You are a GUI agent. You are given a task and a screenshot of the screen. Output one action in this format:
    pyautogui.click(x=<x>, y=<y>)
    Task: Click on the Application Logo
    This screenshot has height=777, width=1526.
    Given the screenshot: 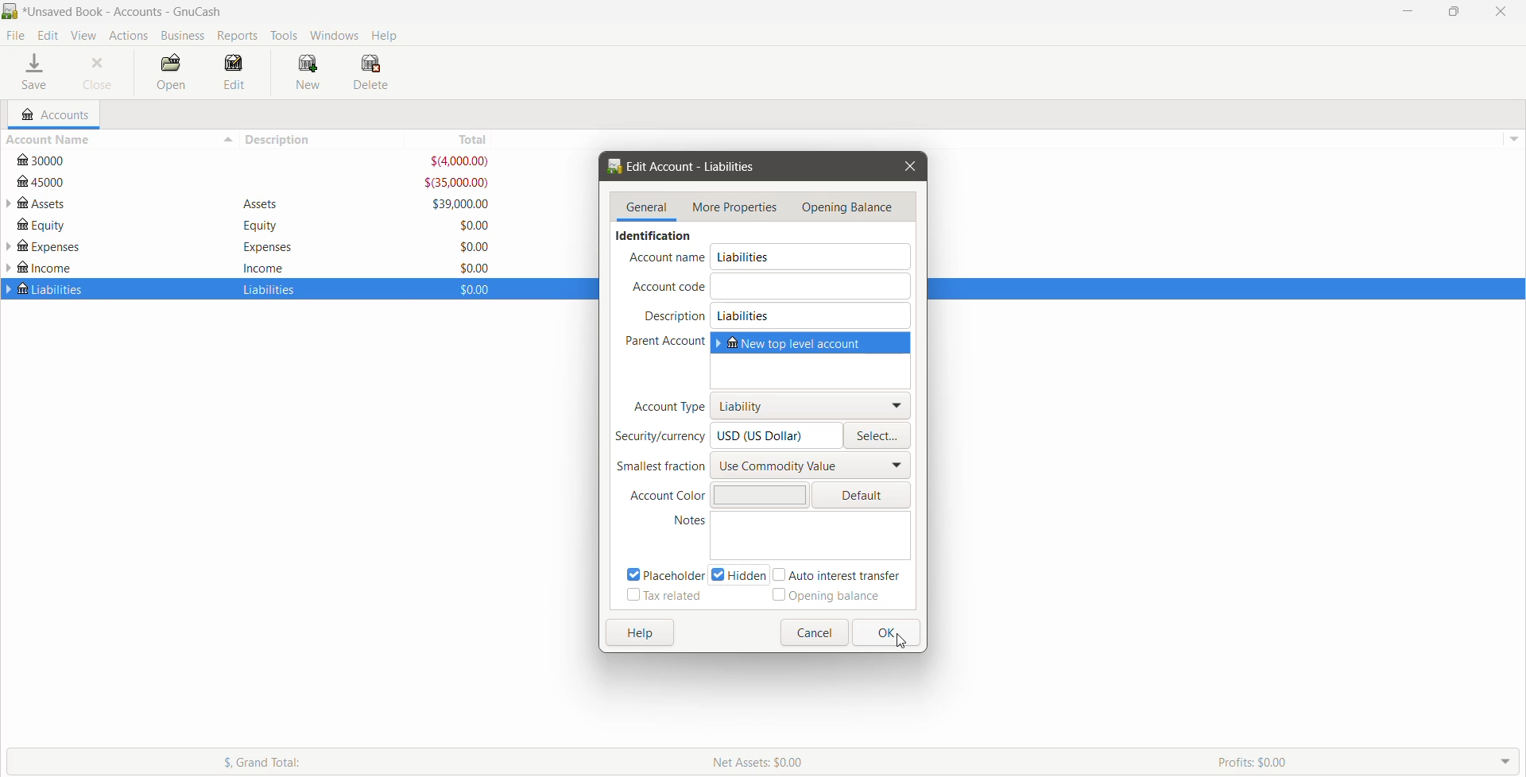 What is the action you would take?
    pyautogui.click(x=10, y=12)
    